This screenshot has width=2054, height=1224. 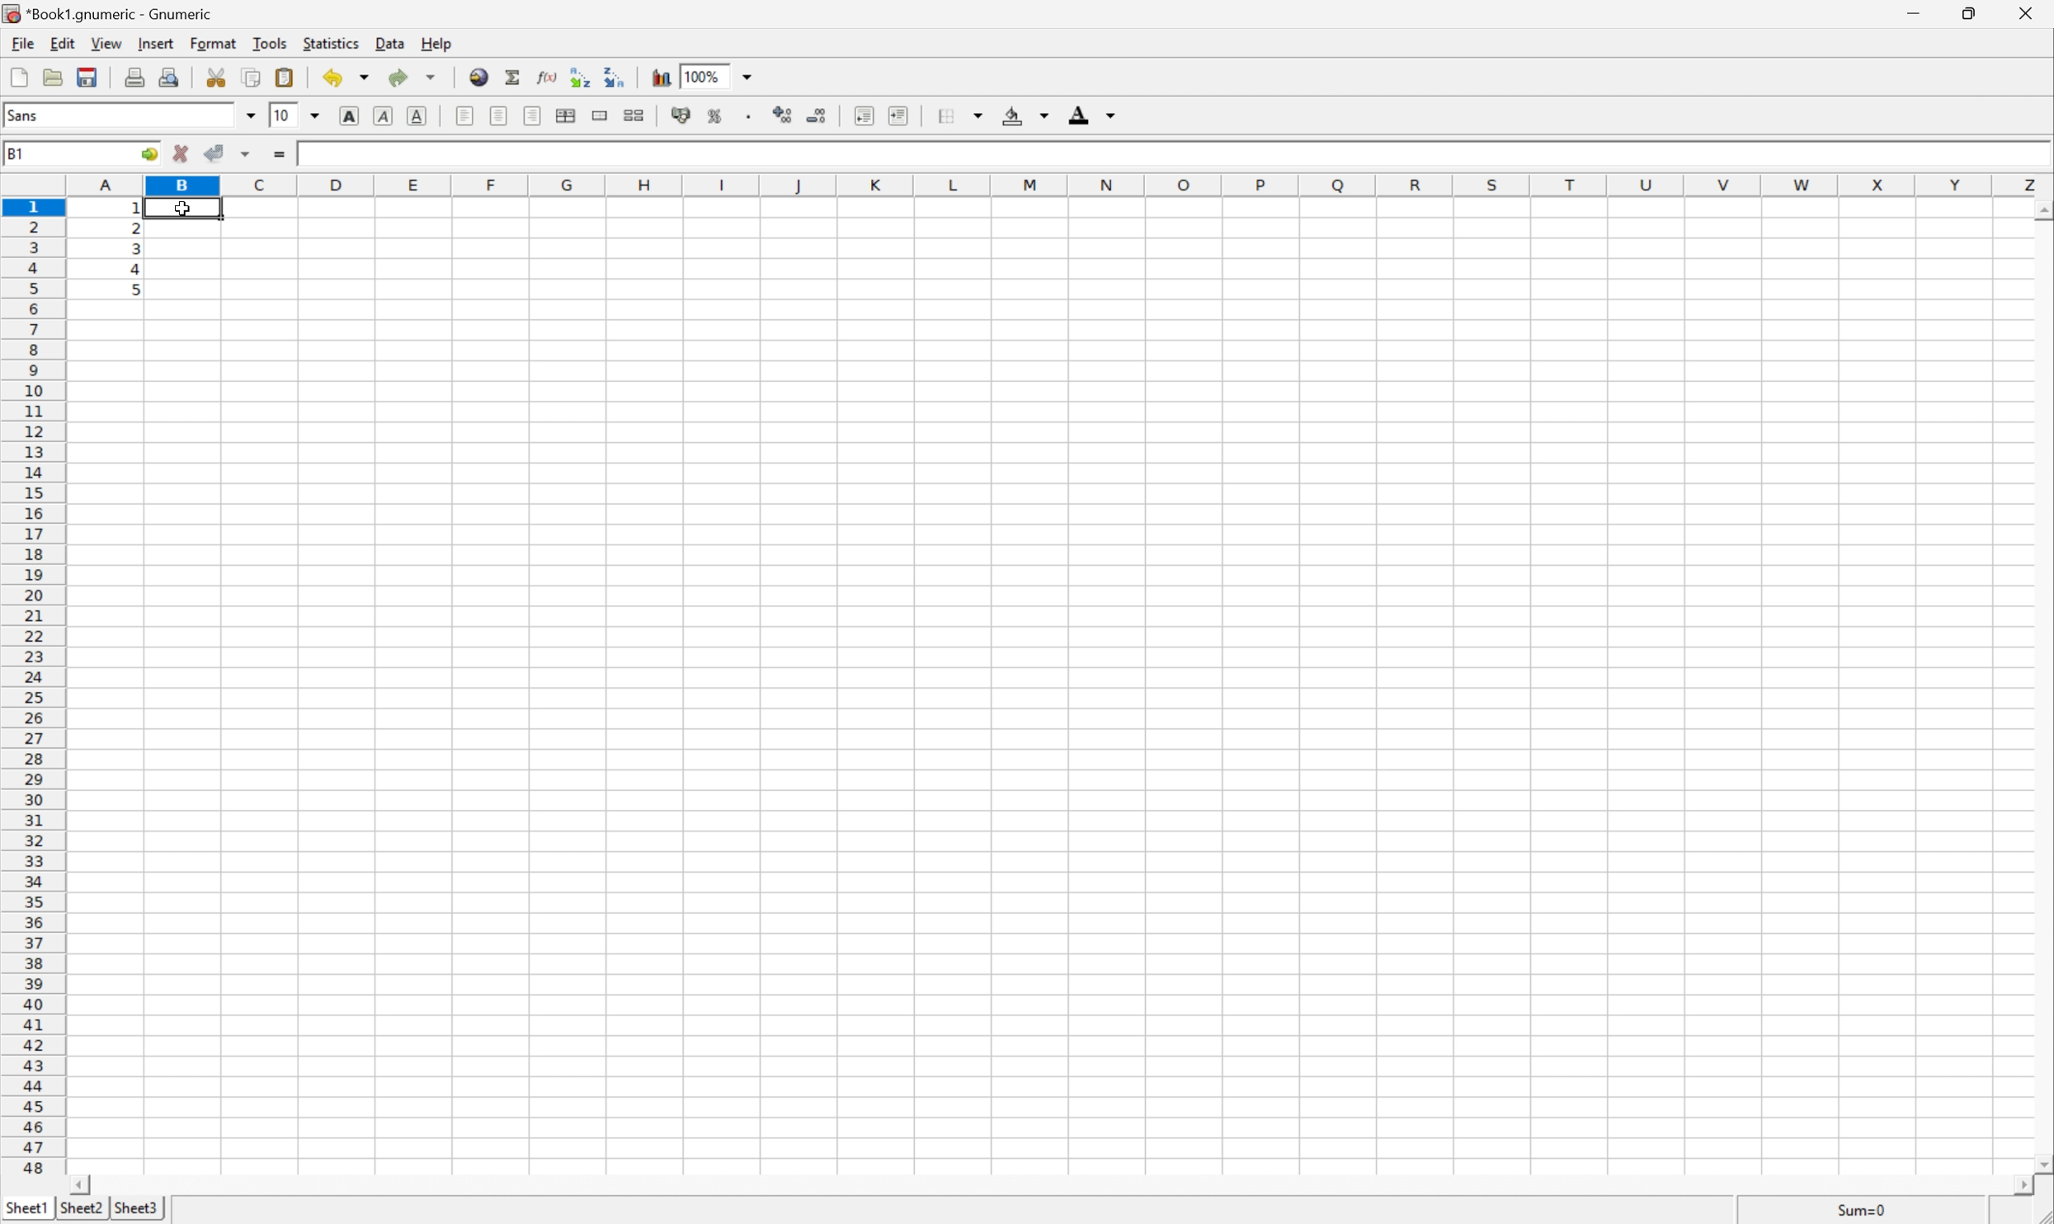 What do you see at coordinates (662, 76) in the screenshot?
I see `Insert chart` at bounding box center [662, 76].